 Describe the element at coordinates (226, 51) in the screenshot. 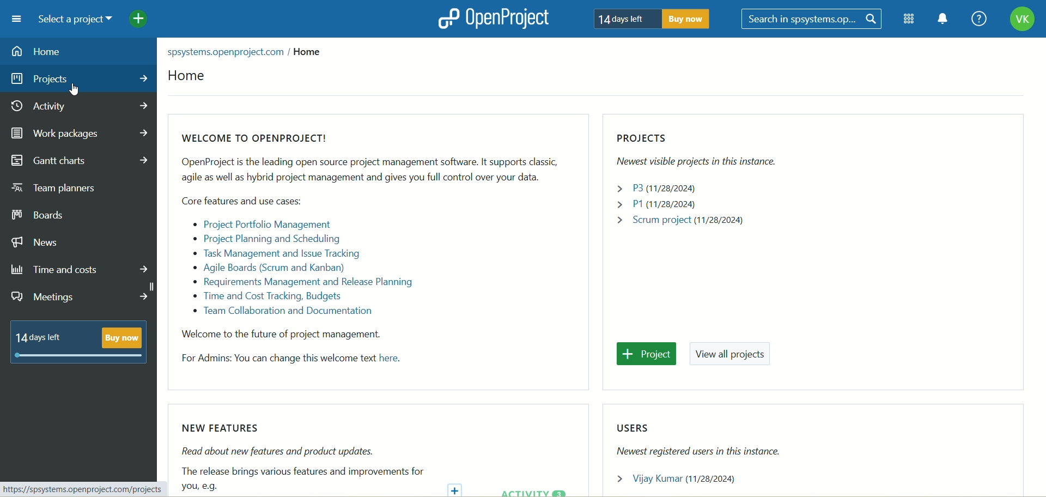

I see `spsystems.openproject.com /` at that location.